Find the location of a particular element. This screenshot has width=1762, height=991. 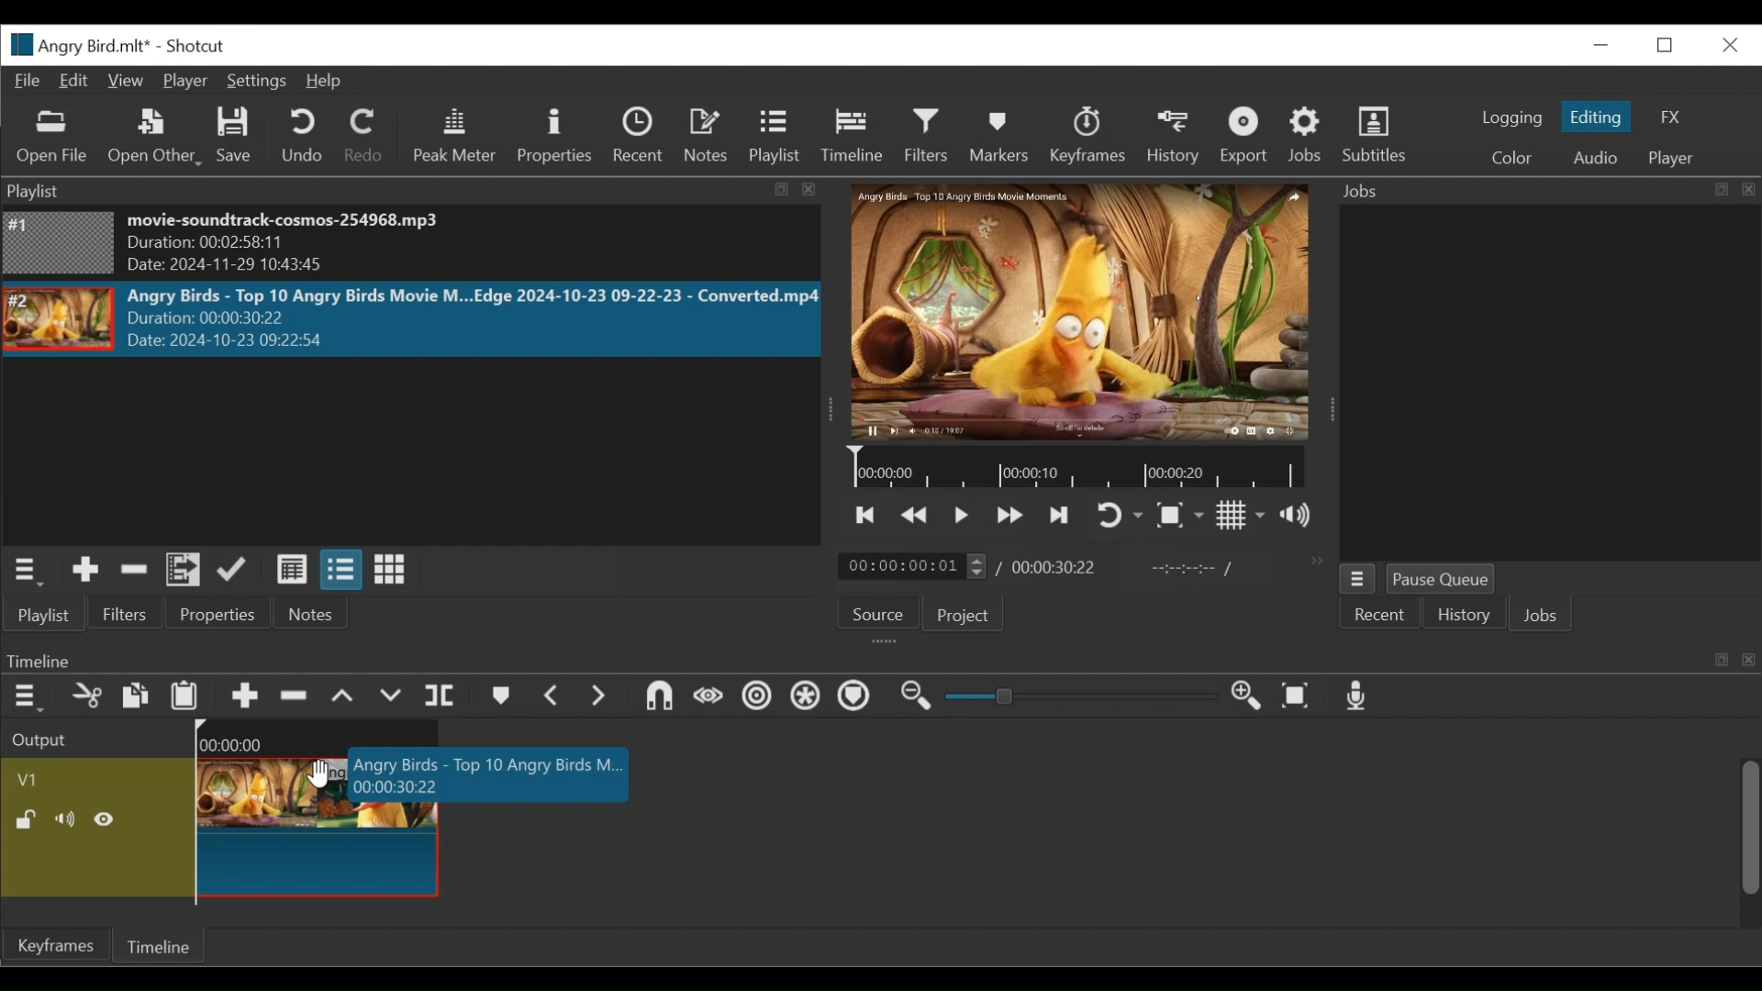

Split Playhead is located at coordinates (440, 697).